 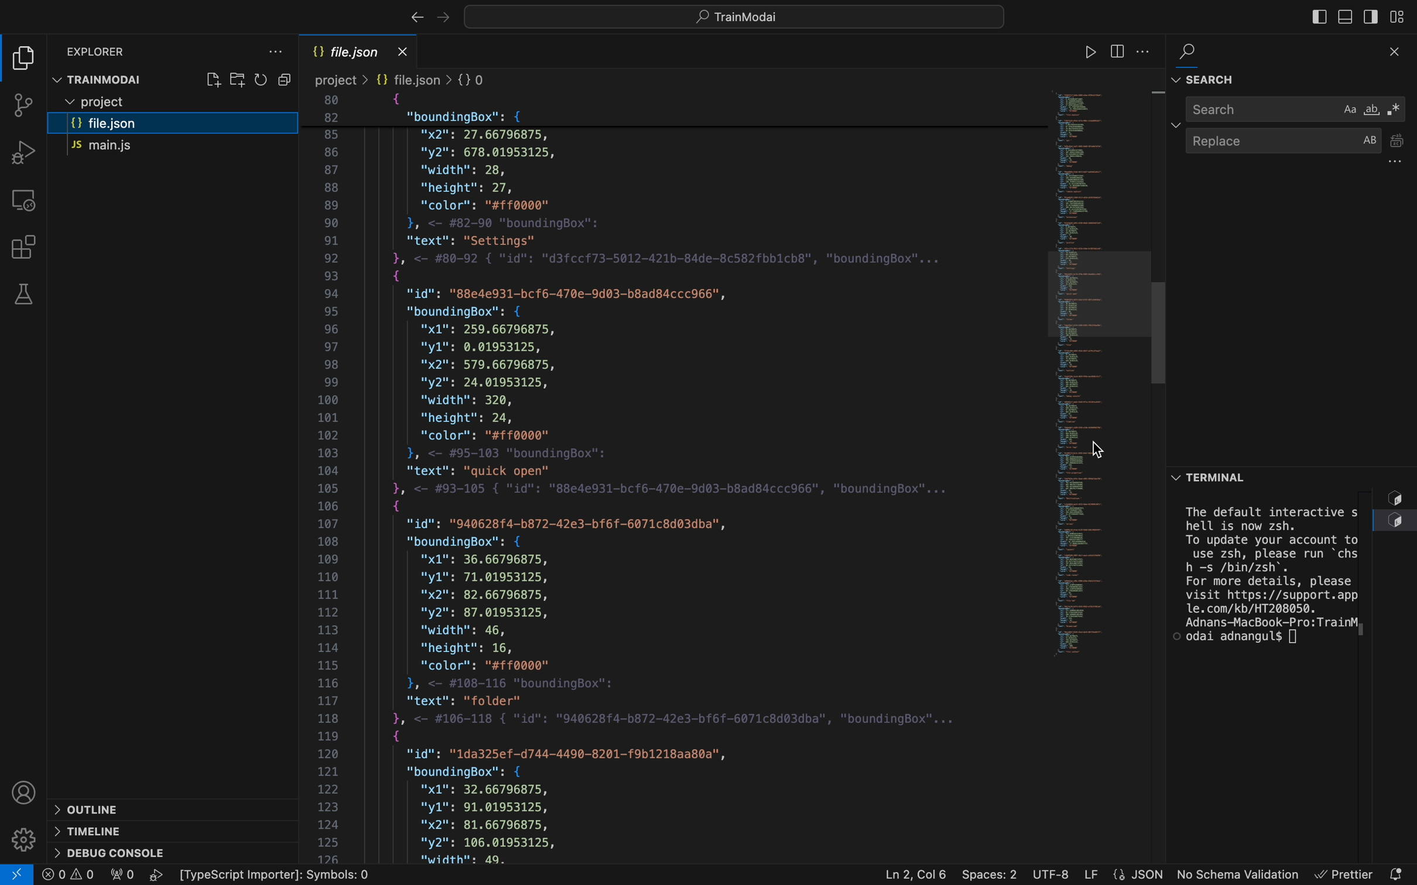 I want to click on file settings, so click(x=1111, y=49).